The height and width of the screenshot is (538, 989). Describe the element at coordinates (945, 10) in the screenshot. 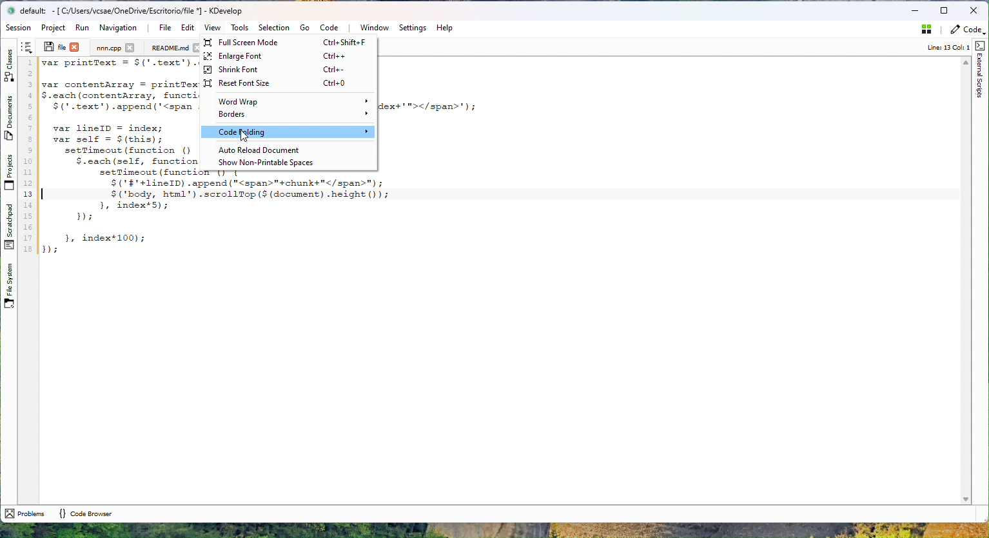

I see `Box` at that location.